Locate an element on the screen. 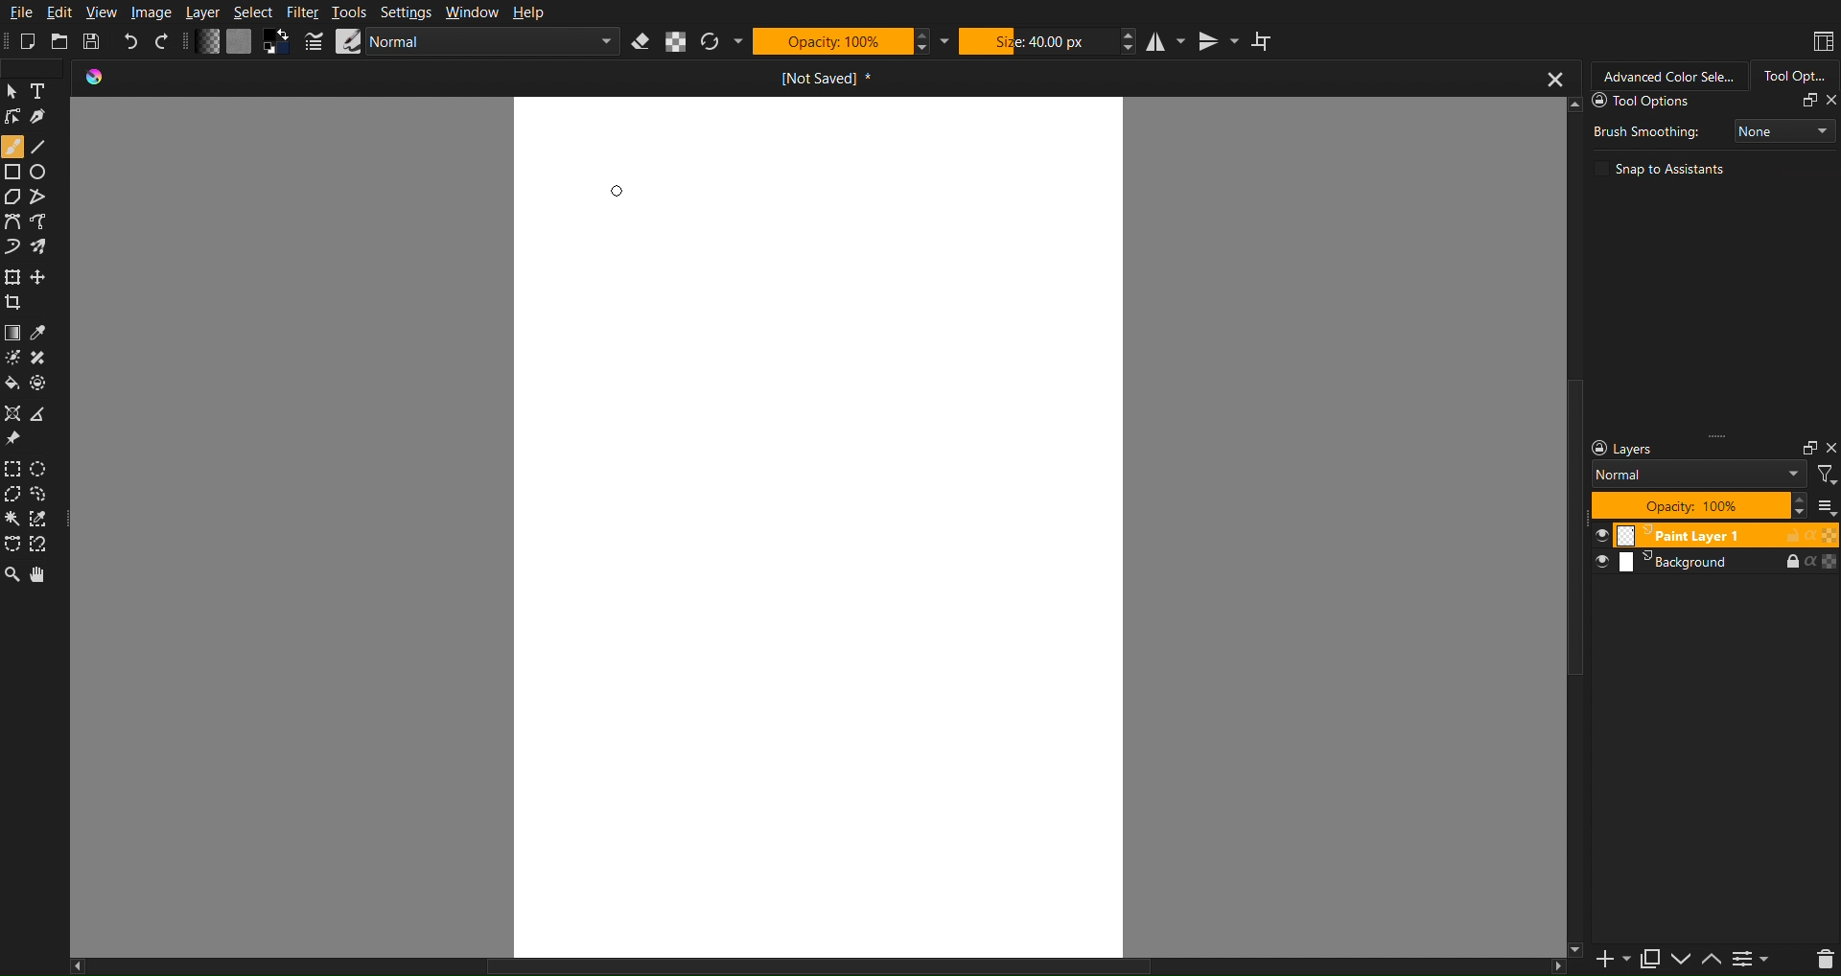 The image size is (1841, 976). Wrap Around is located at coordinates (1263, 41).